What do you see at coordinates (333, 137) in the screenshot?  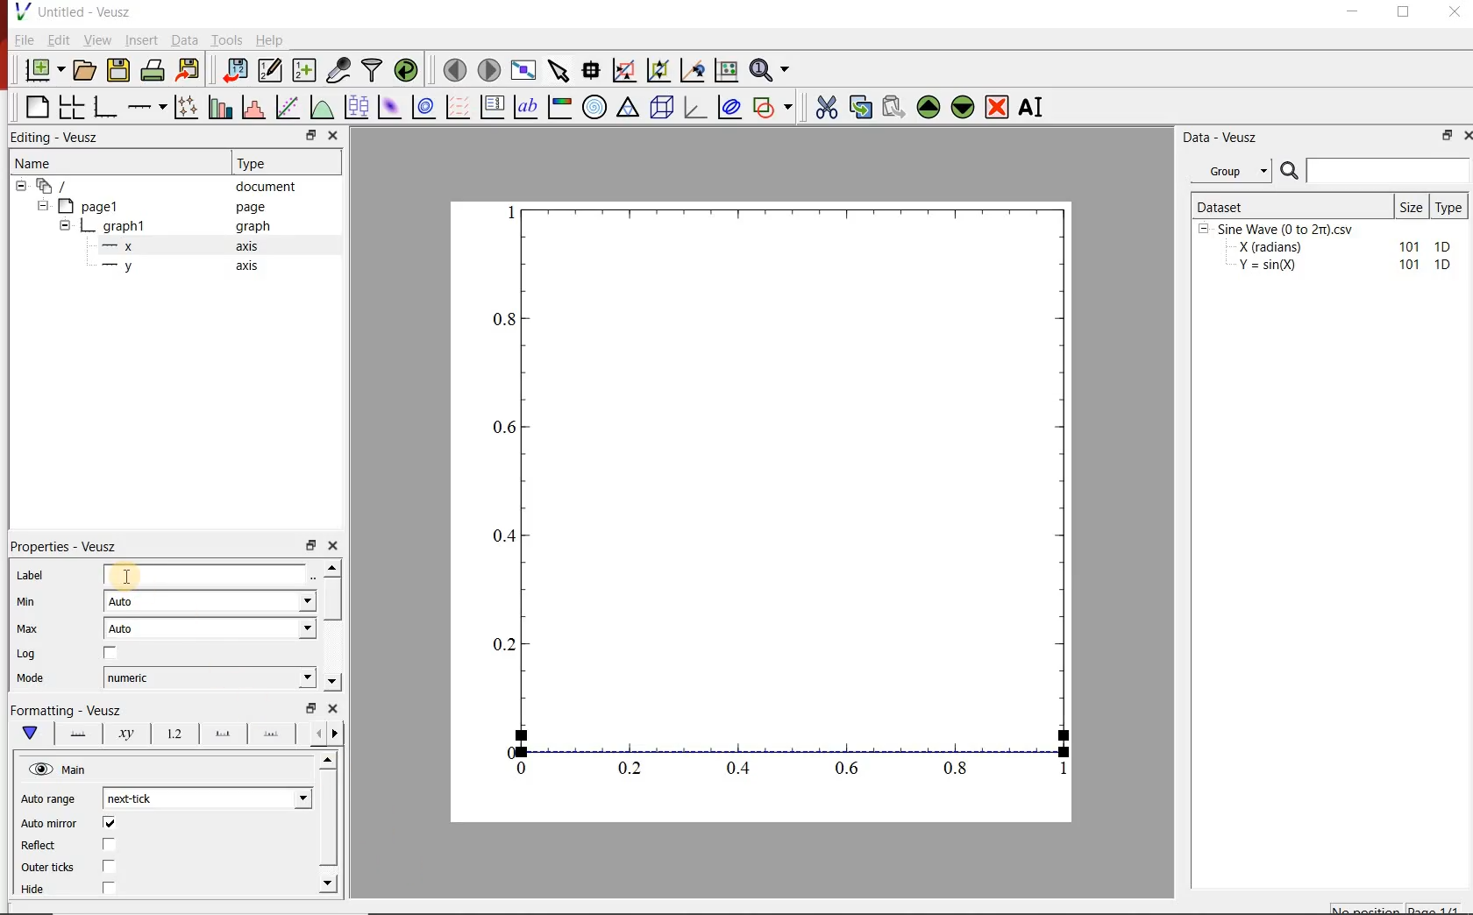 I see `Close` at bounding box center [333, 137].